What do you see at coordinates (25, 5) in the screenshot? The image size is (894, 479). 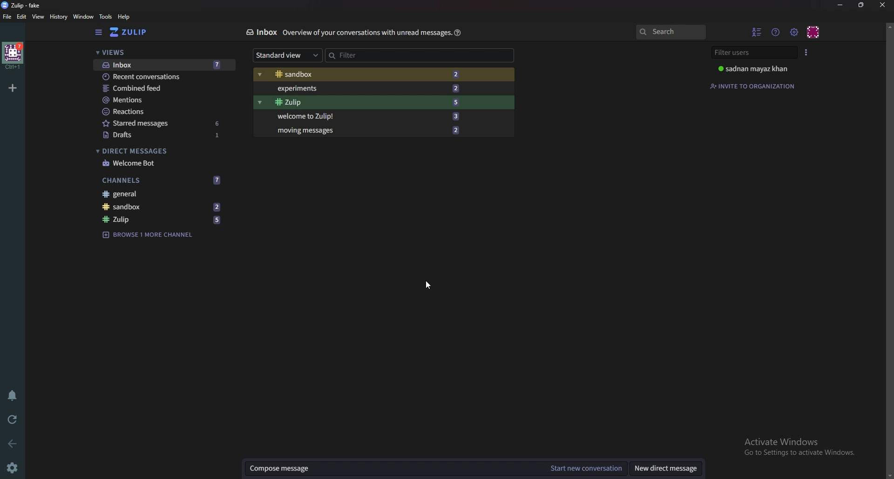 I see `zulip` at bounding box center [25, 5].